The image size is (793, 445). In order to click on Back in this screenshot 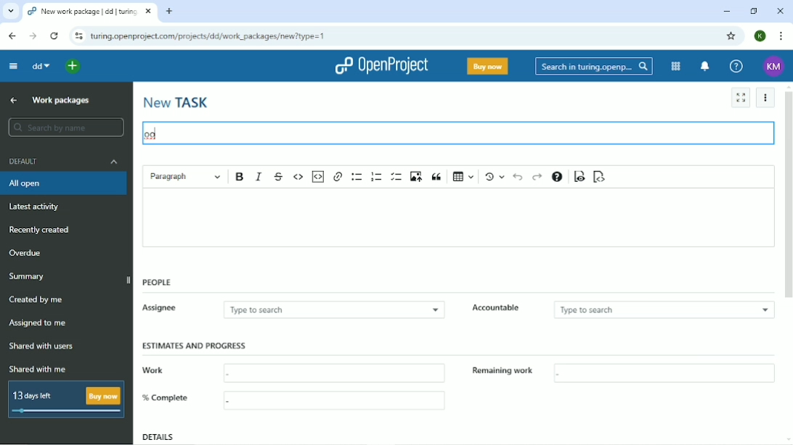, I will do `click(12, 36)`.